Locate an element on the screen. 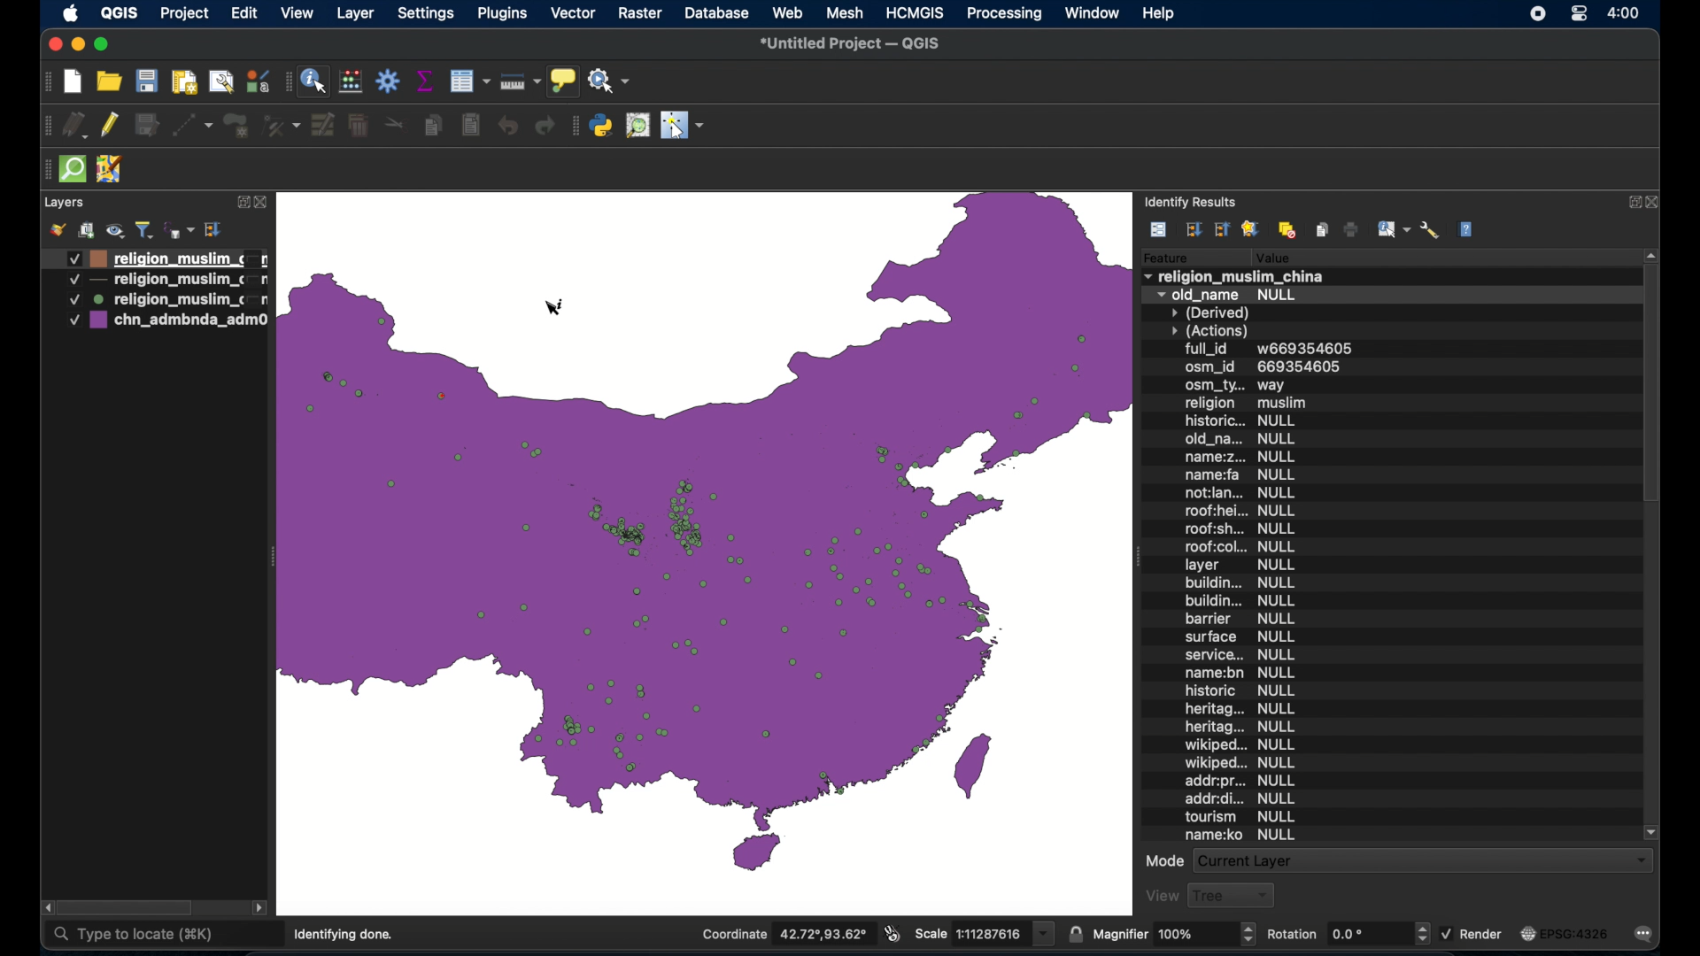  create new project is located at coordinates (74, 83).